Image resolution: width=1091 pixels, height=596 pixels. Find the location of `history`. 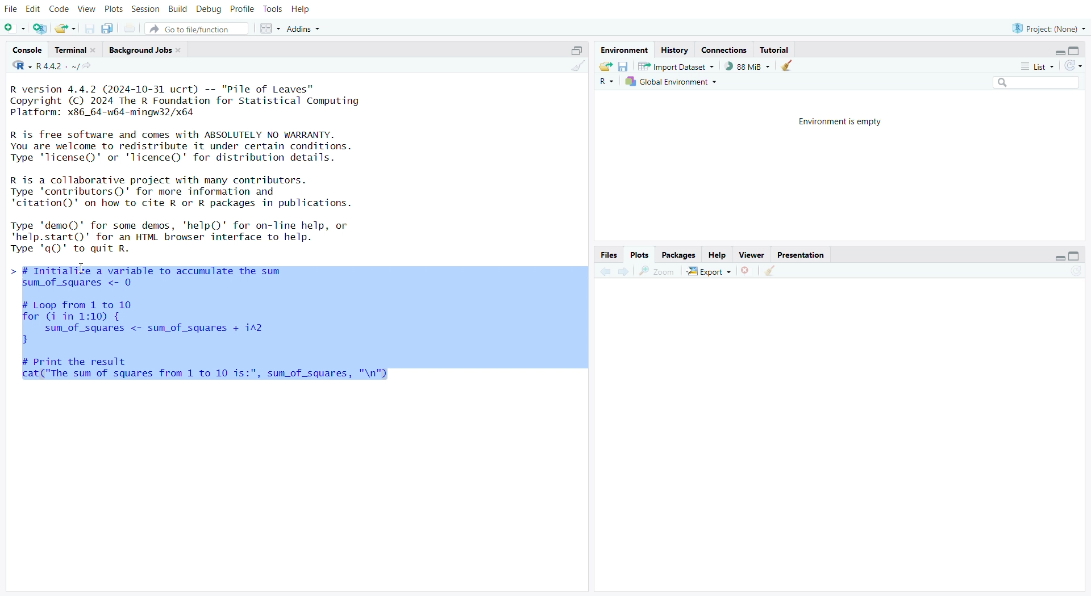

history is located at coordinates (676, 51).